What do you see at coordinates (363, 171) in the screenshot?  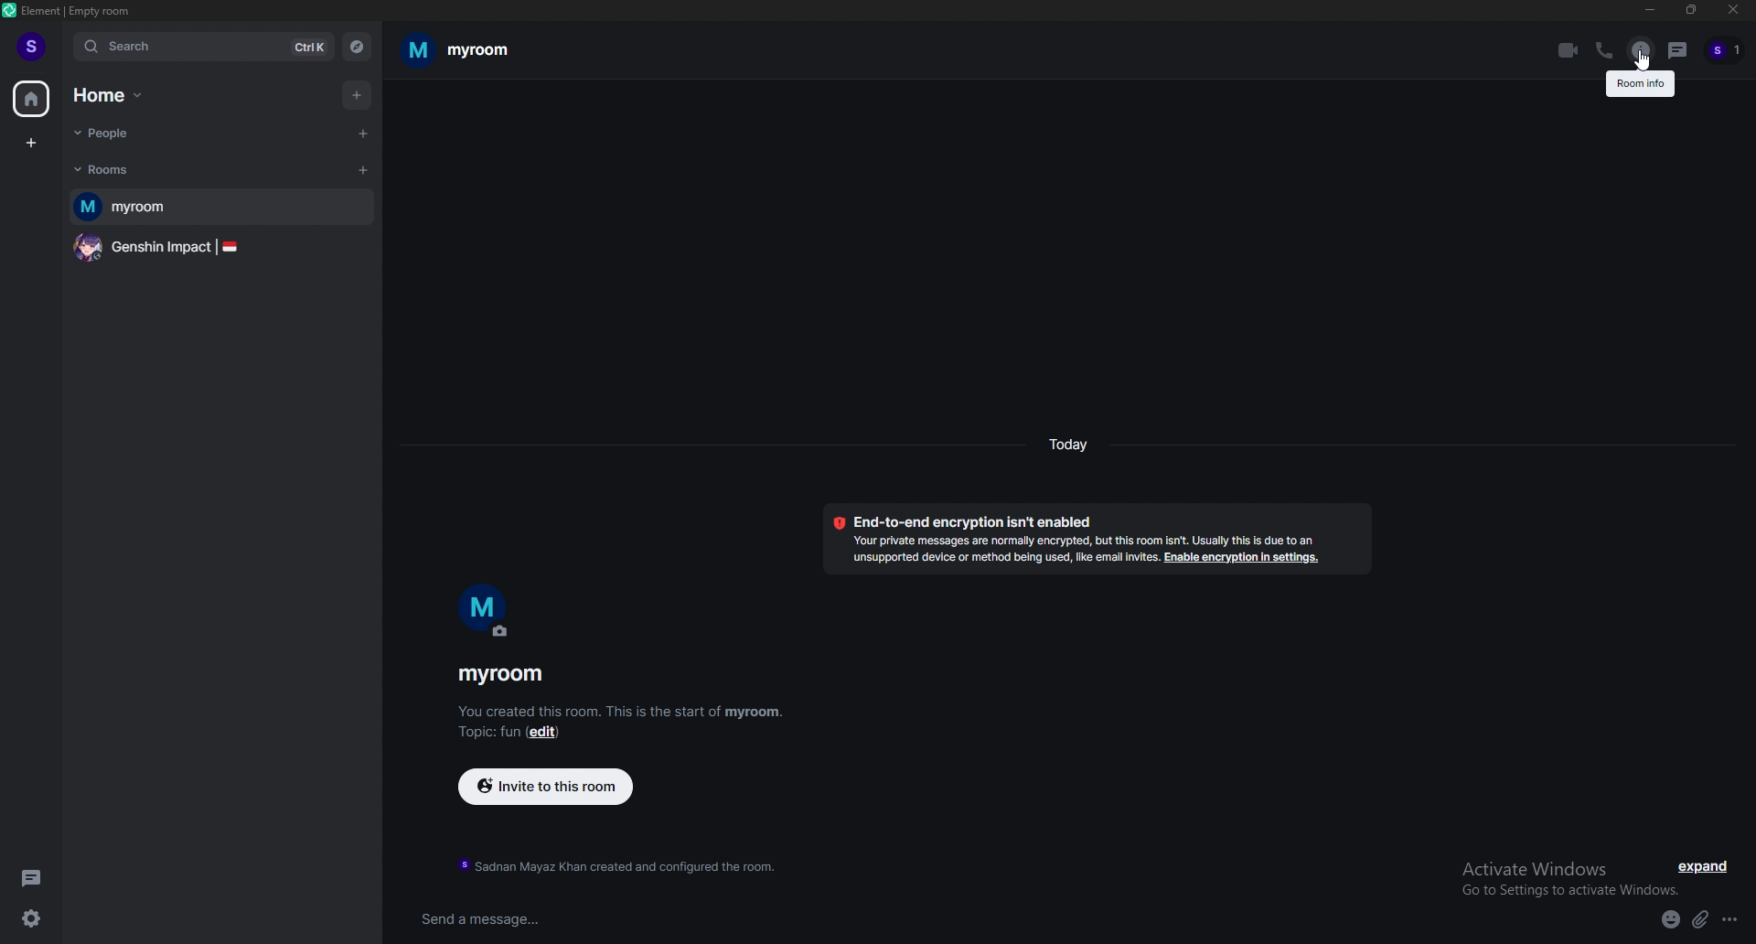 I see `add room` at bounding box center [363, 171].